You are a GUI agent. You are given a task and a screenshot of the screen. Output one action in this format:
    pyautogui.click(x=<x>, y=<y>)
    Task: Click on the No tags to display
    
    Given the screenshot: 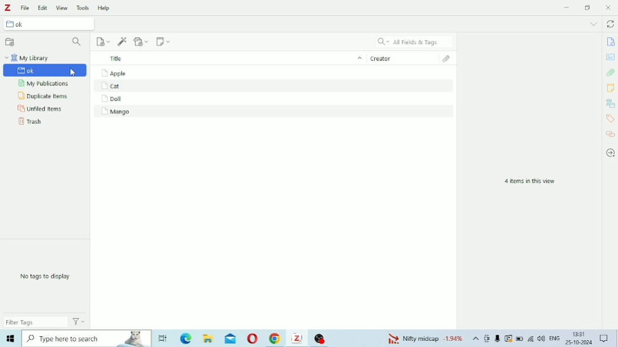 What is the action you would take?
    pyautogui.click(x=47, y=276)
    